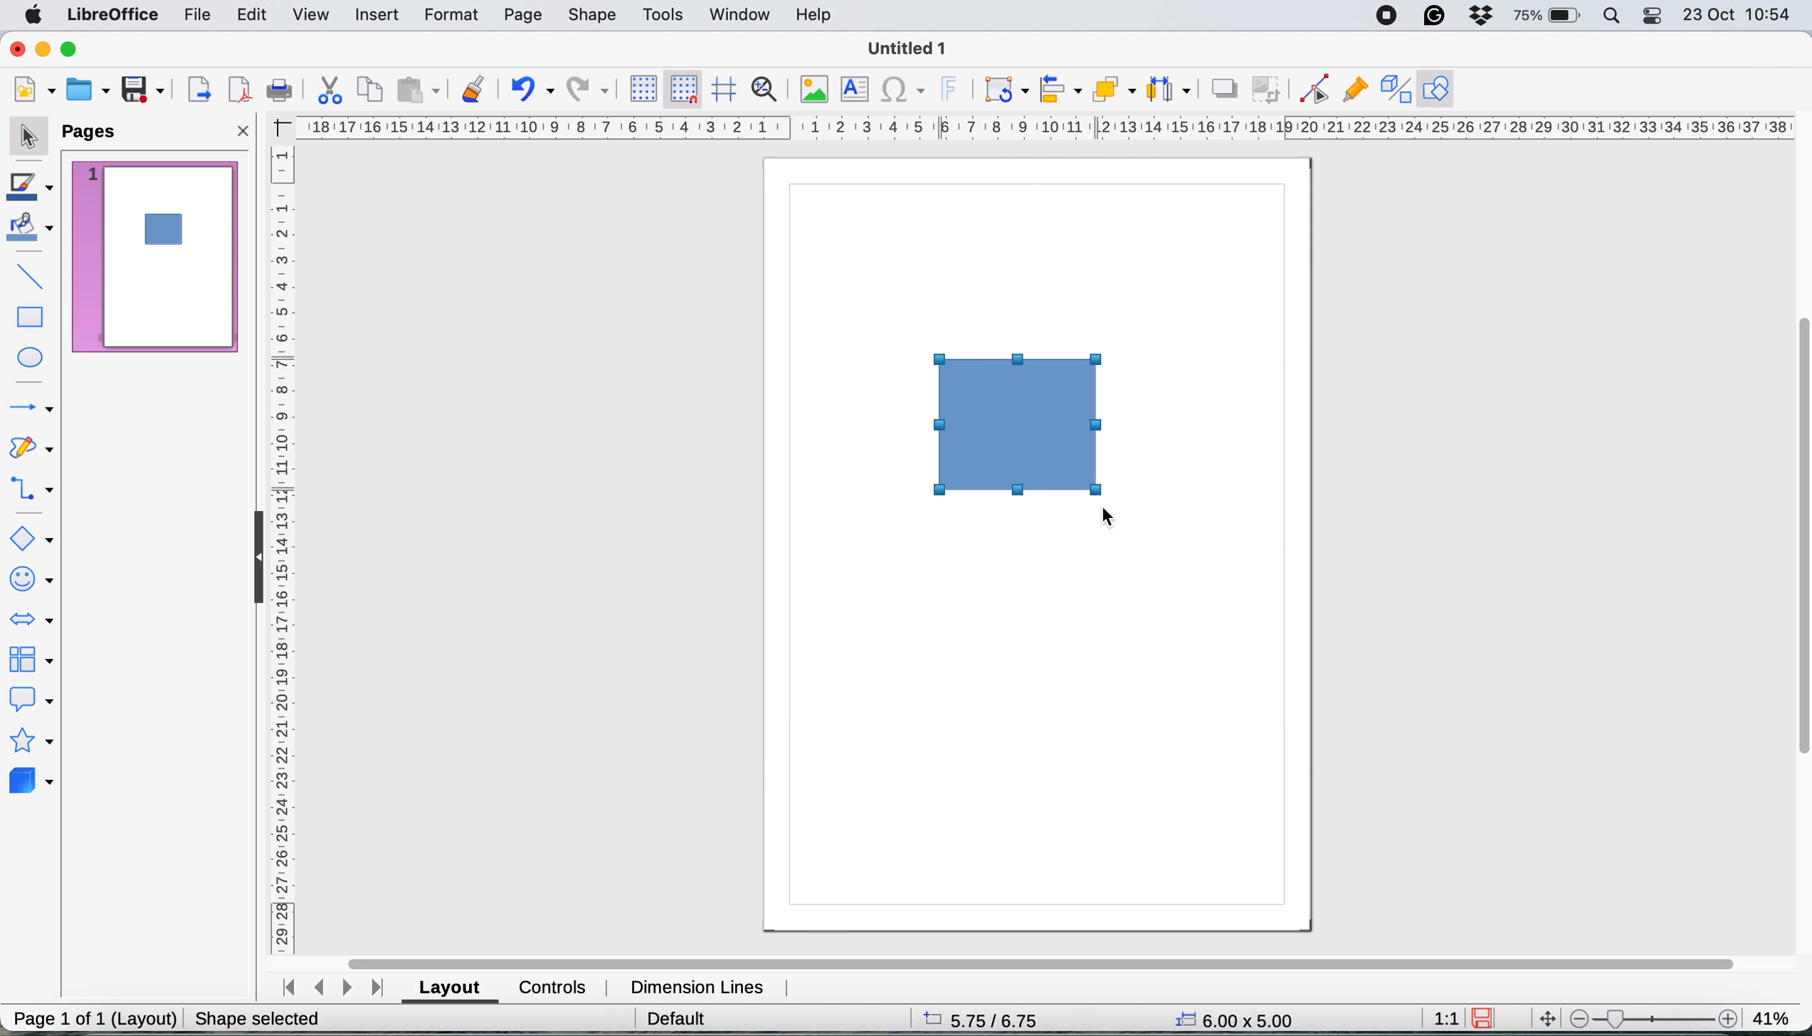 This screenshot has width=1812, height=1036. Describe the element at coordinates (33, 623) in the screenshot. I see `block arrows` at that location.